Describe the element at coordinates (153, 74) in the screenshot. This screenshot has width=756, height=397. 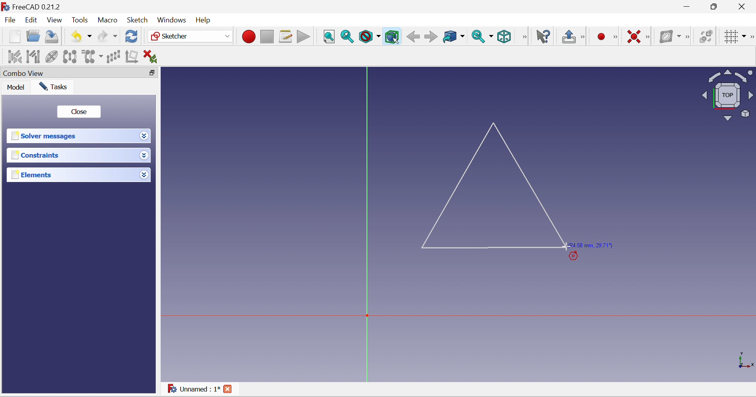
I see `Restore down` at that location.